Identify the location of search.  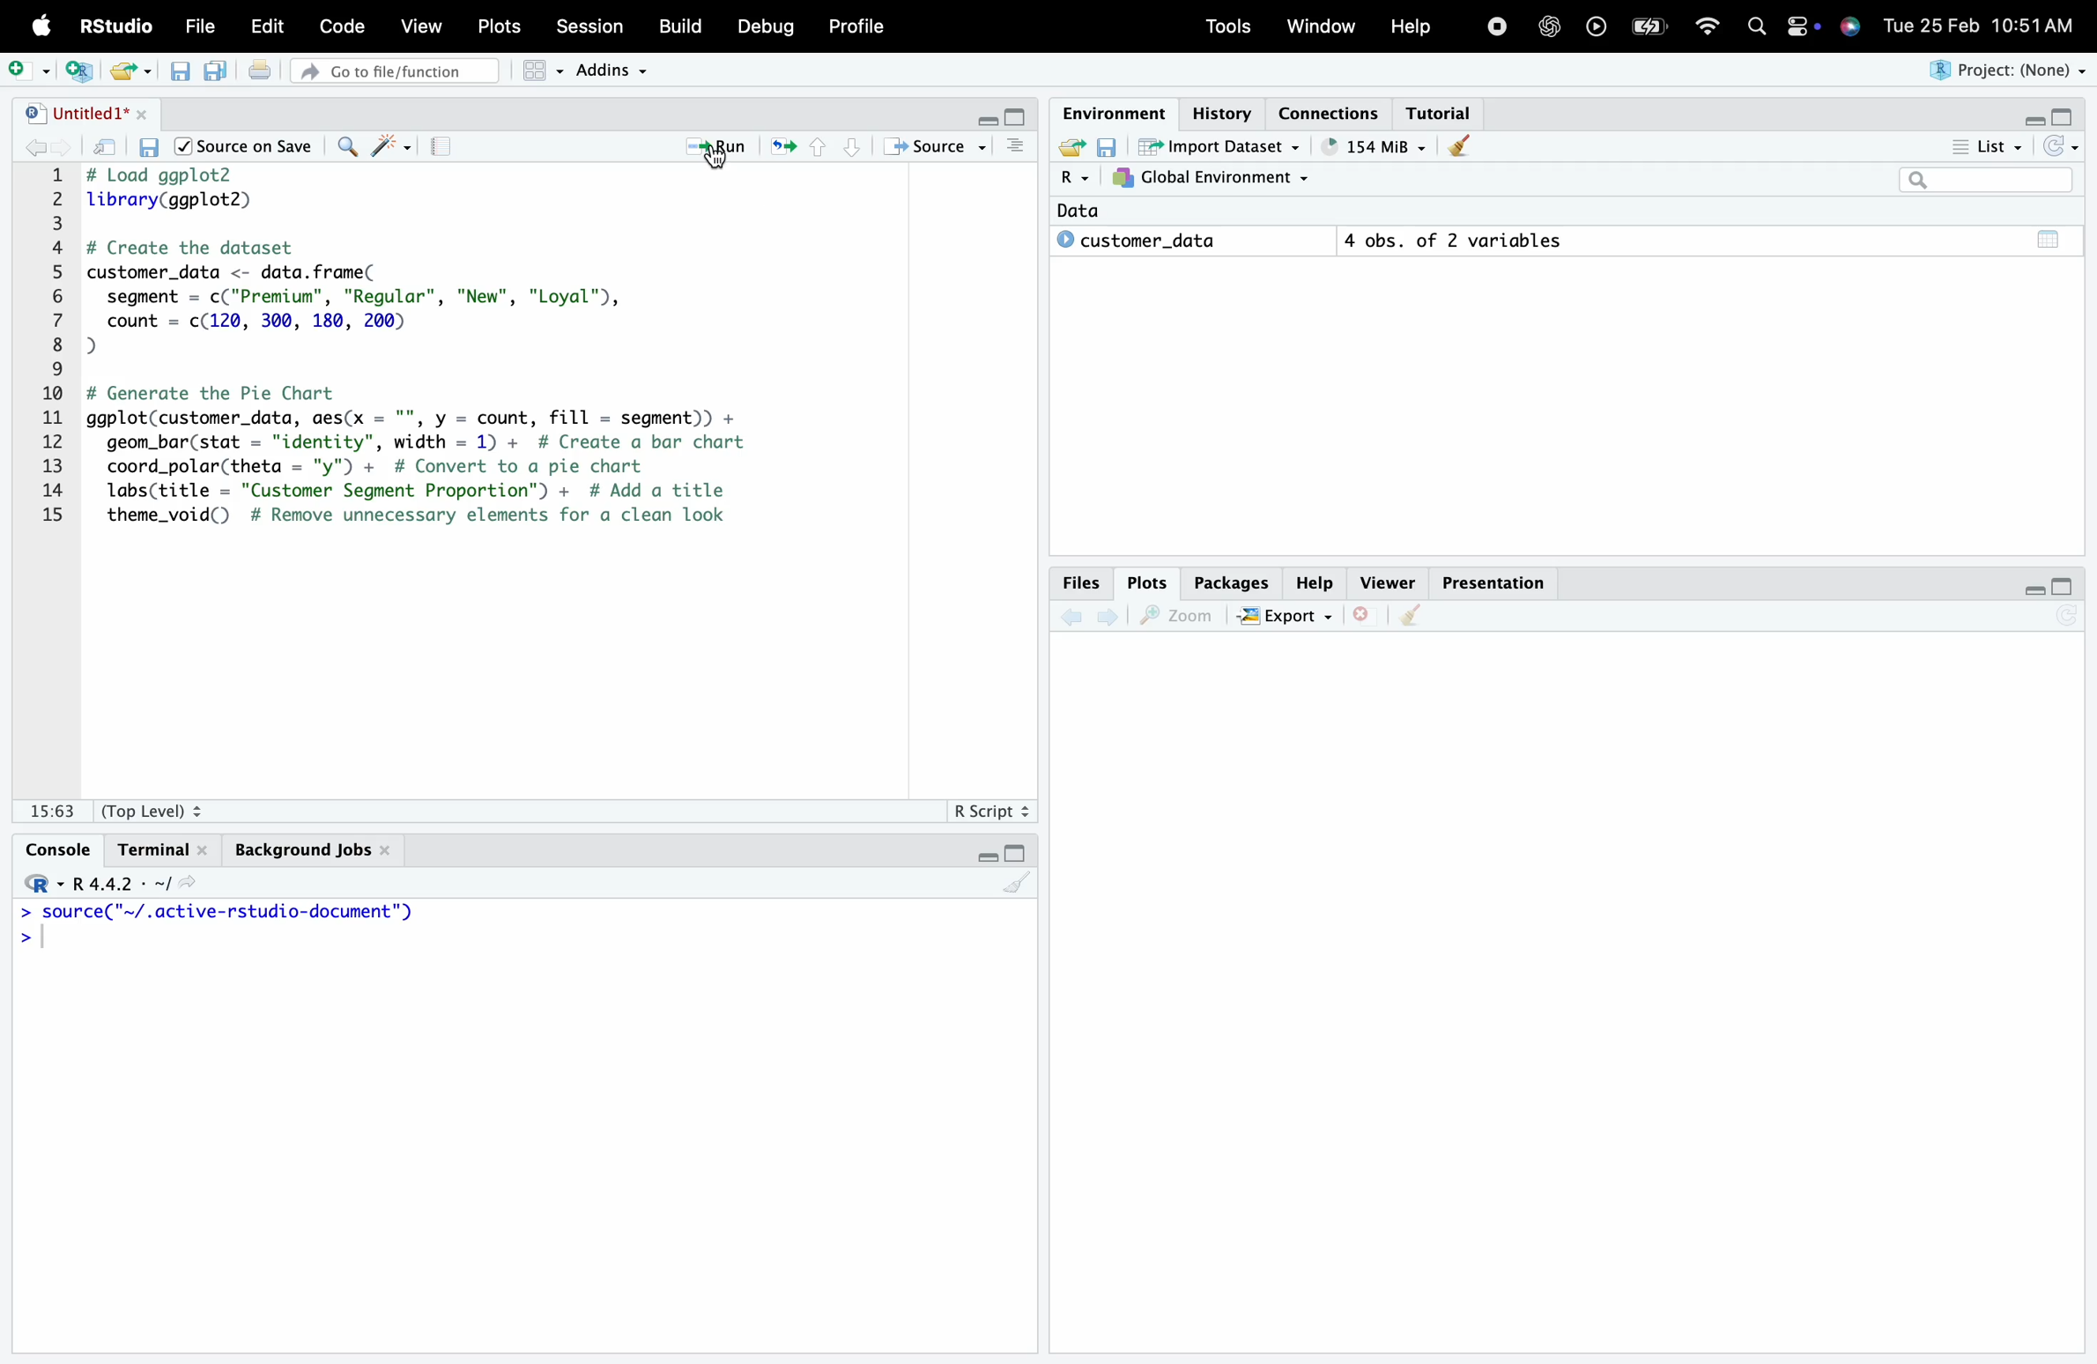
(348, 150).